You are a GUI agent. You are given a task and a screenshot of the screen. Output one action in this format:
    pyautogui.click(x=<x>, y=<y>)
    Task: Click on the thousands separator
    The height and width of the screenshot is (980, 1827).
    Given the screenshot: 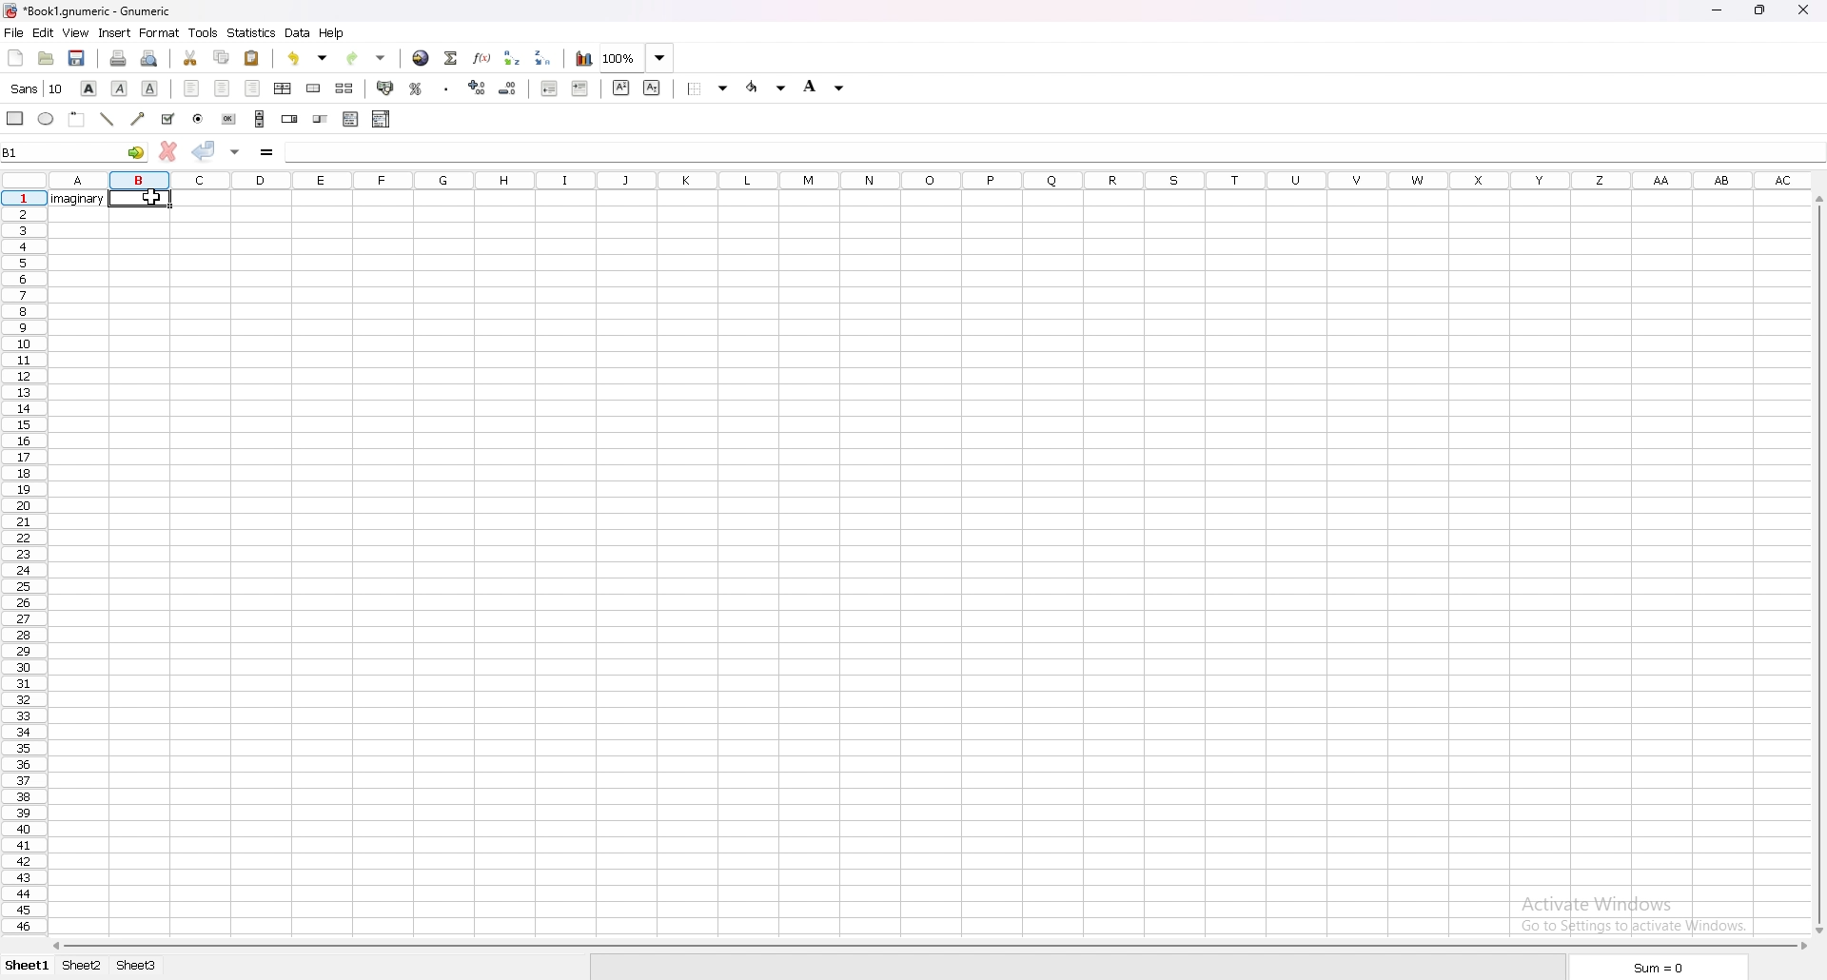 What is the action you would take?
    pyautogui.click(x=448, y=87)
    